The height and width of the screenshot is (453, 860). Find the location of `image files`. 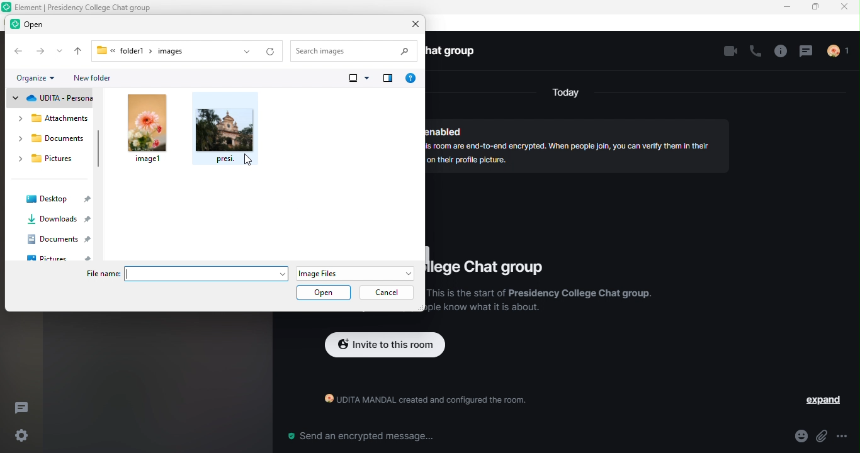

image files is located at coordinates (354, 271).